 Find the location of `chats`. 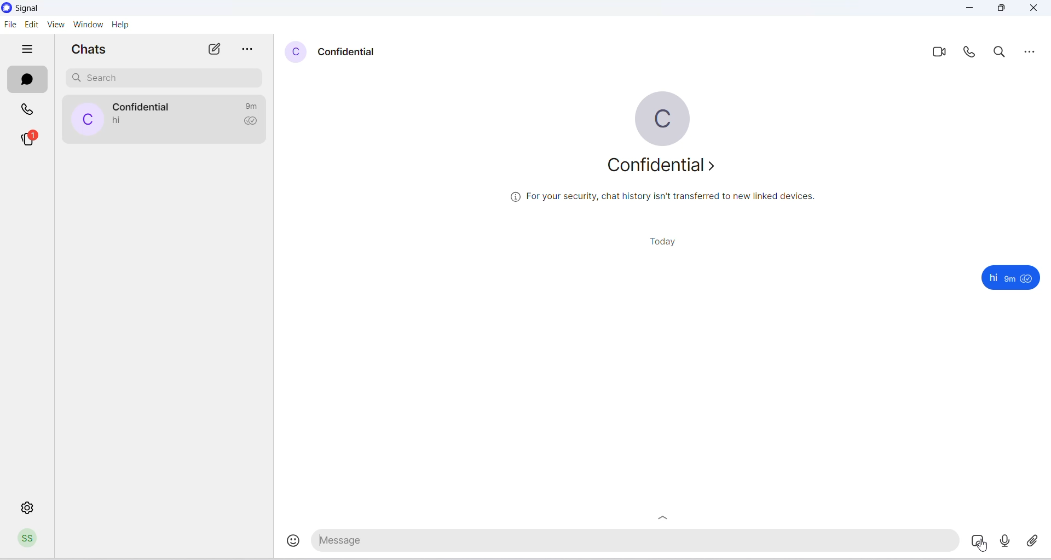

chats is located at coordinates (28, 78).